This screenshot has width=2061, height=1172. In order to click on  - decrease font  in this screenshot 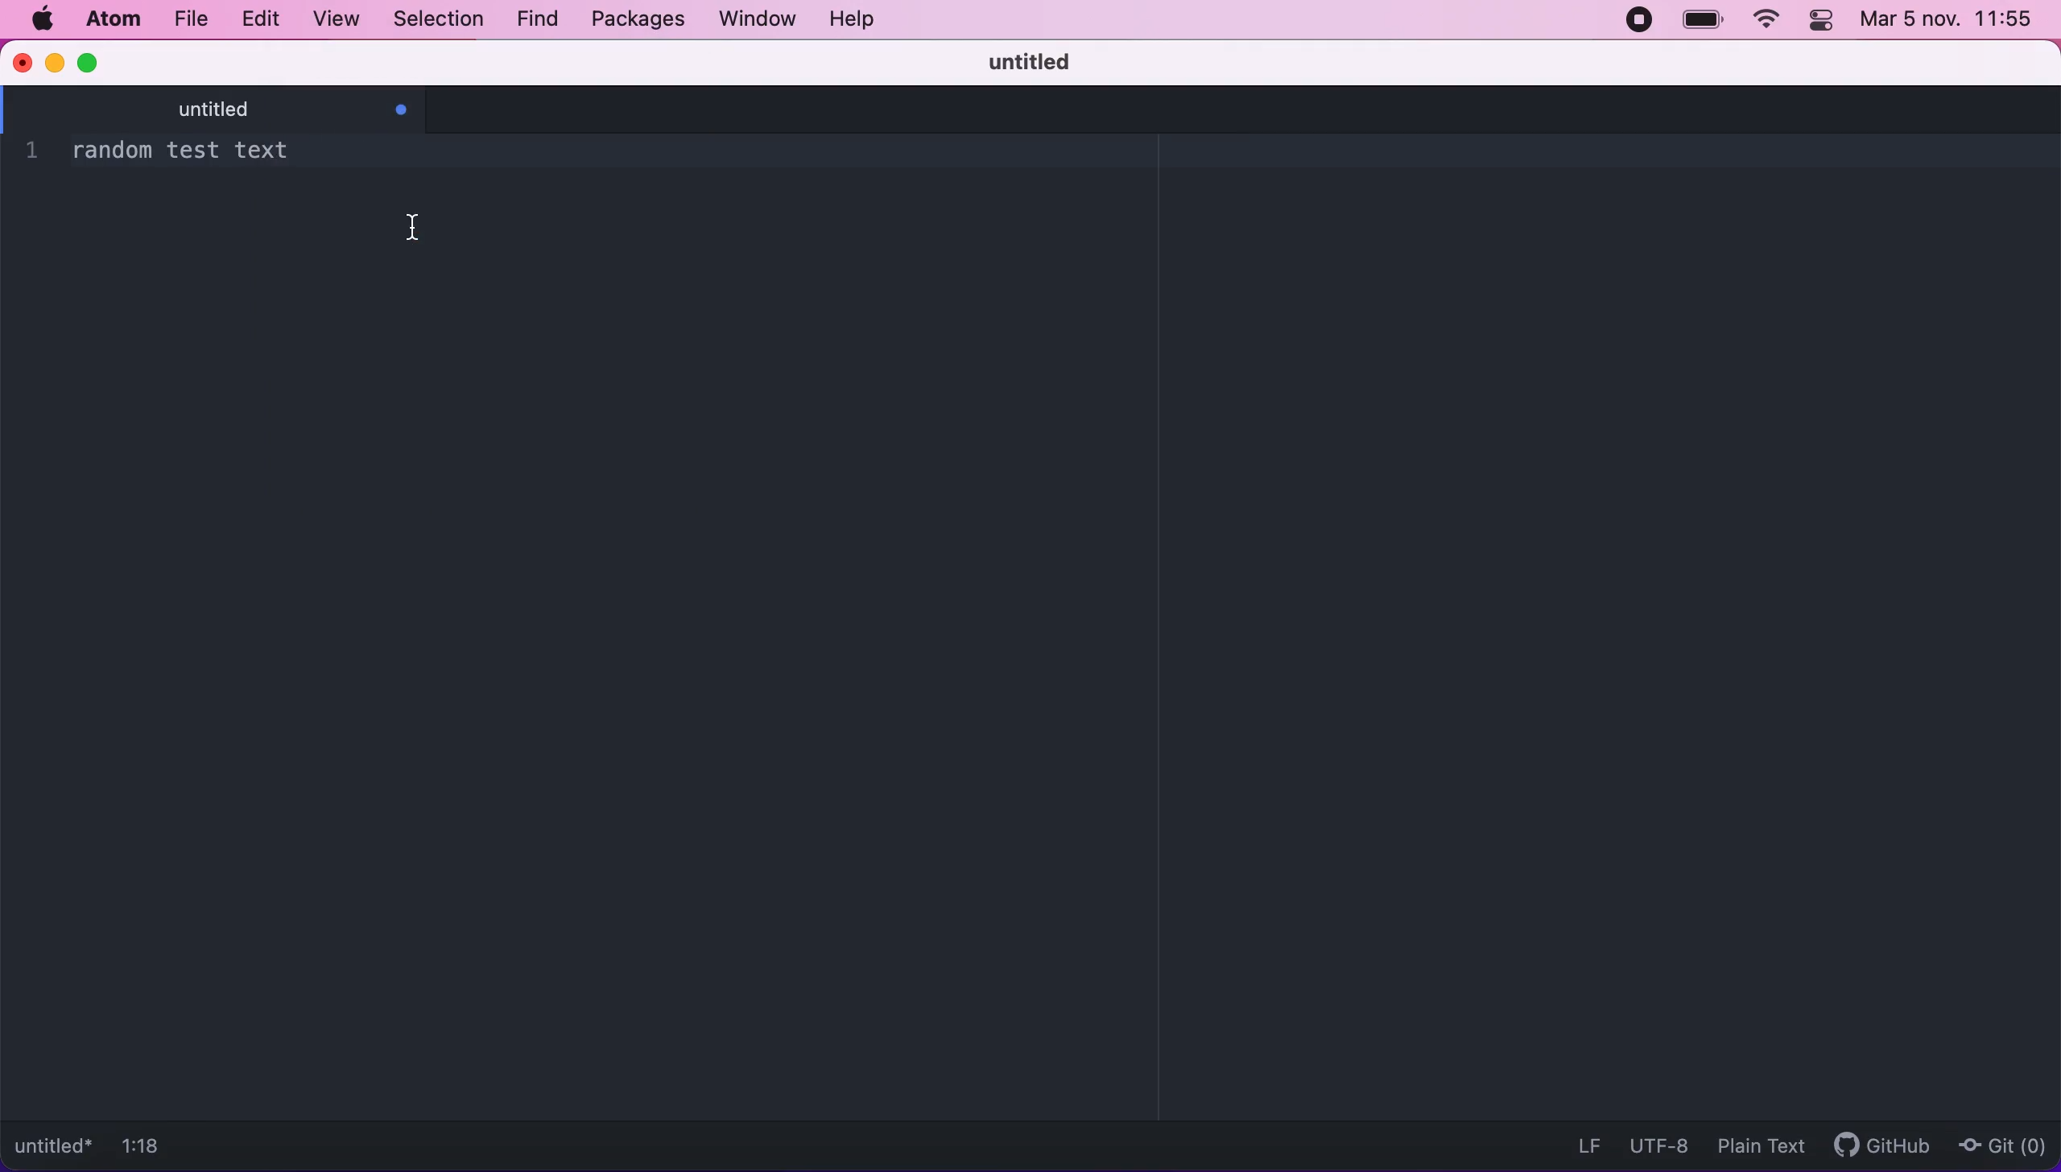, I will do `click(434, 153)`.